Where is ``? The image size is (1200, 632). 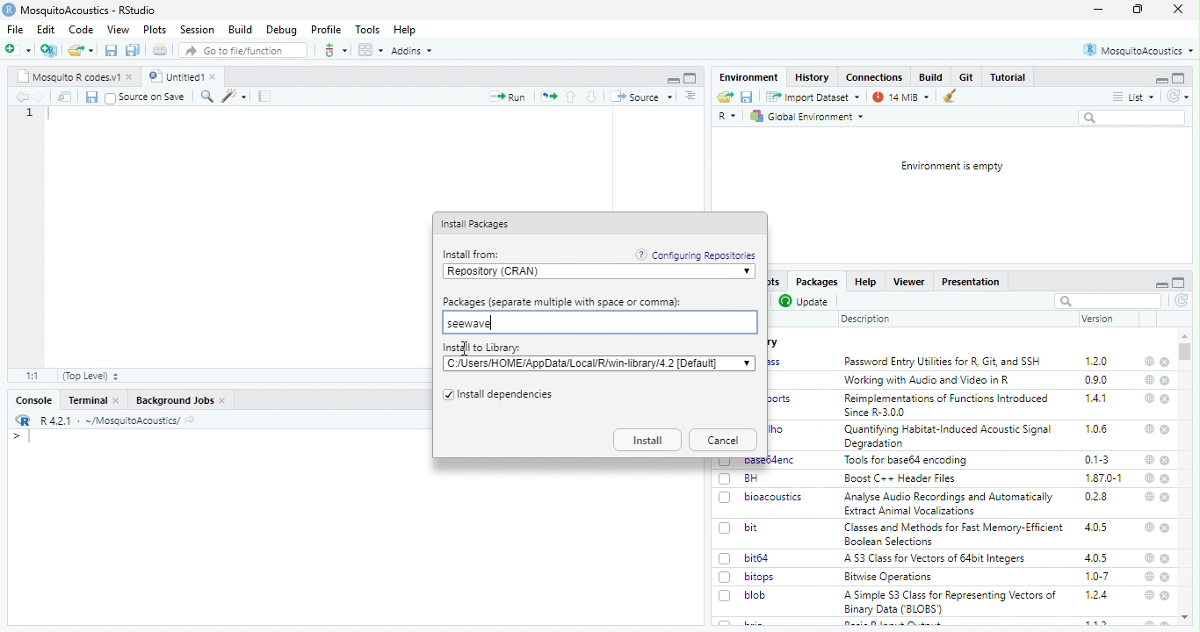
 is located at coordinates (933, 76).